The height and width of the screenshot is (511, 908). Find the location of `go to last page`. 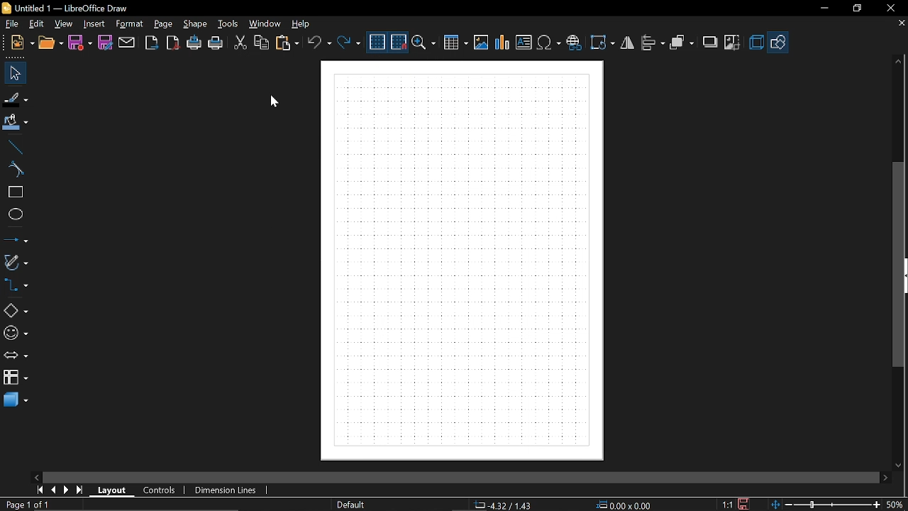

go to last page is located at coordinates (81, 490).